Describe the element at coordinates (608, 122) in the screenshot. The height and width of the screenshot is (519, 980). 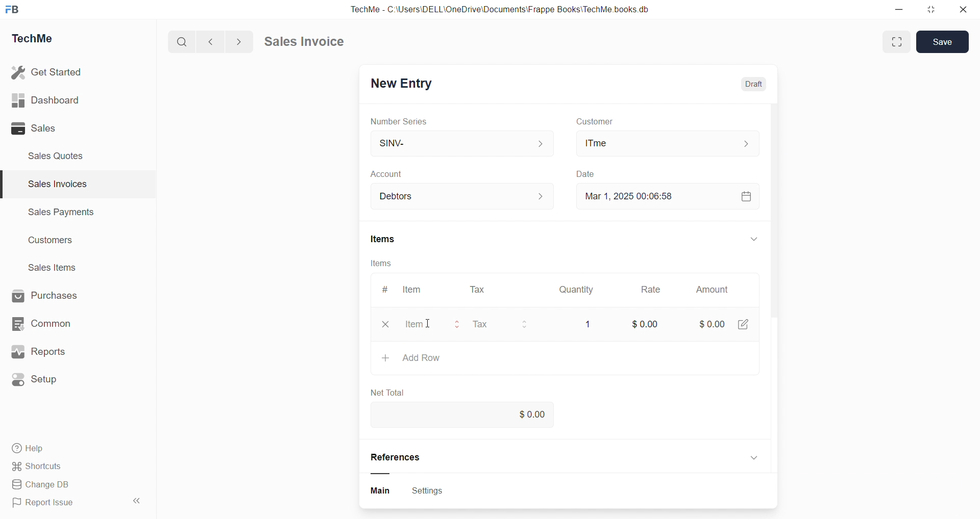
I see `Customer` at that location.